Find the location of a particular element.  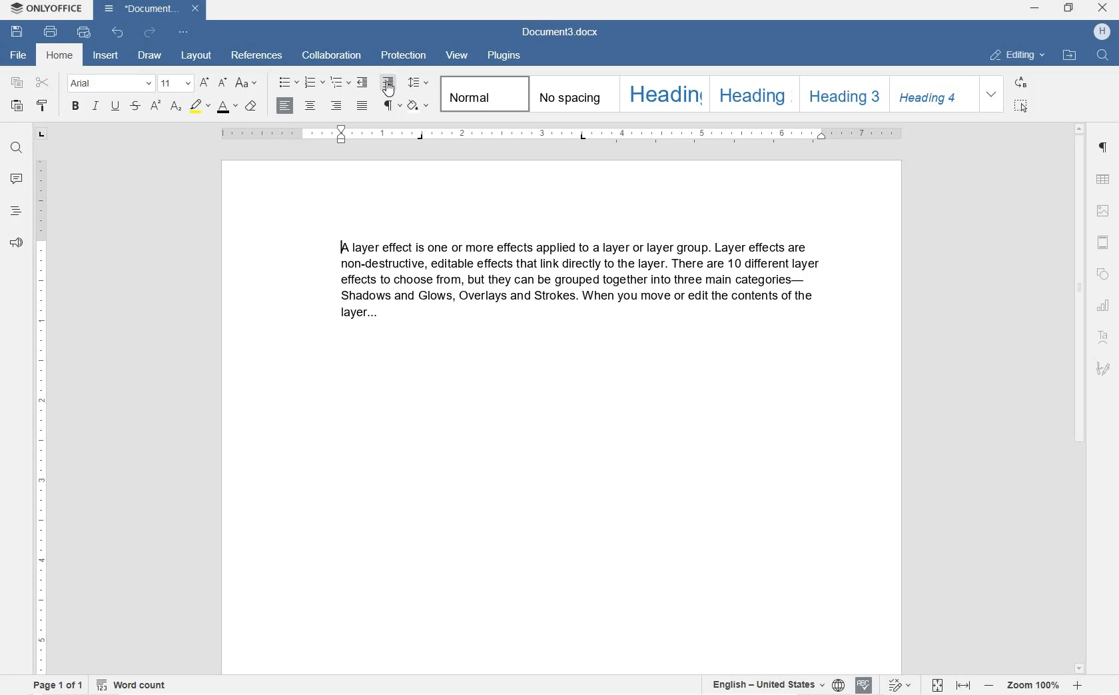

FILE is located at coordinates (19, 56).